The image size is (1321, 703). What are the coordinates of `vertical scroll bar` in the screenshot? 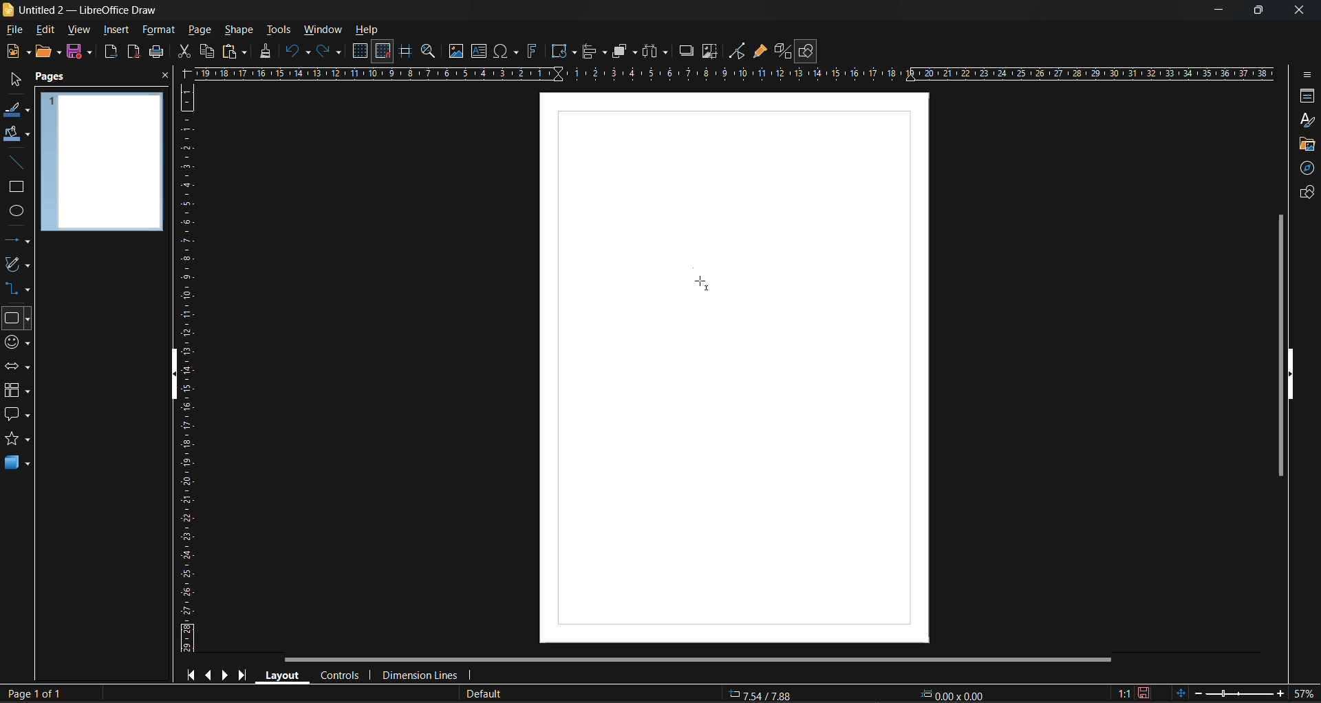 It's located at (1278, 345).